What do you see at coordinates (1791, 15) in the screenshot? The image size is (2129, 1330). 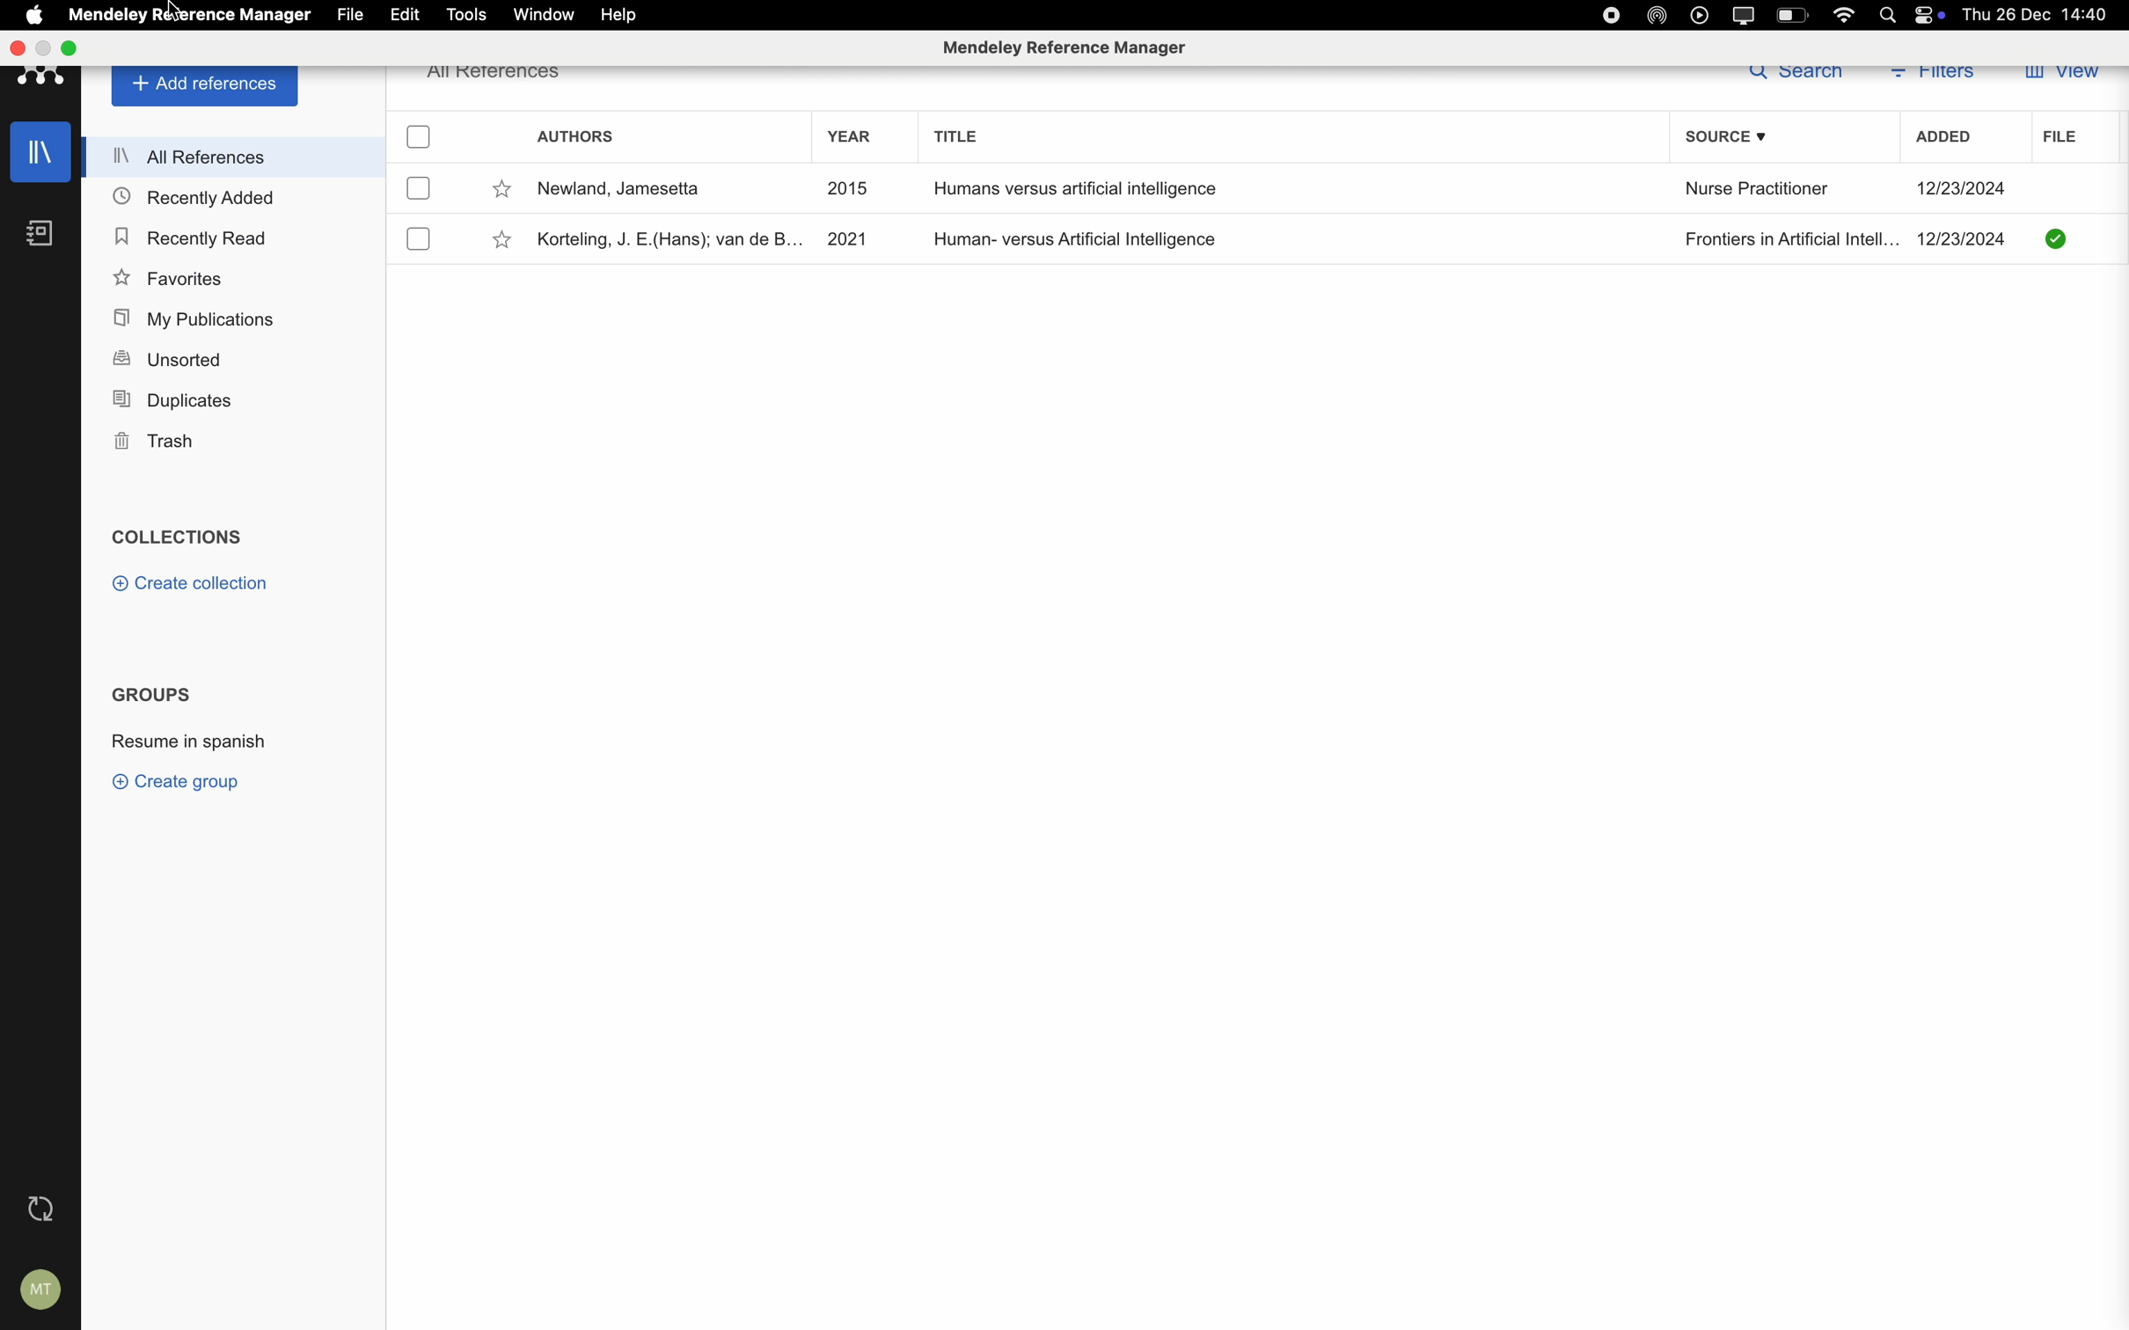 I see `battery` at bounding box center [1791, 15].